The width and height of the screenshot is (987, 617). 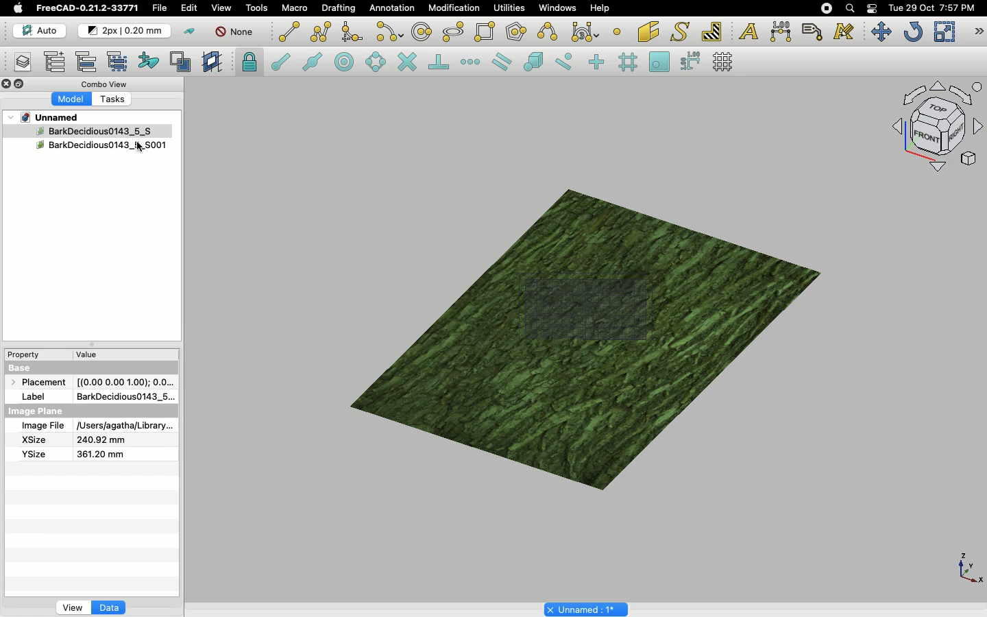 What do you see at coordinates (32, 454) in the screenshot?
I see `YSize` at bounding box center [32, 454].